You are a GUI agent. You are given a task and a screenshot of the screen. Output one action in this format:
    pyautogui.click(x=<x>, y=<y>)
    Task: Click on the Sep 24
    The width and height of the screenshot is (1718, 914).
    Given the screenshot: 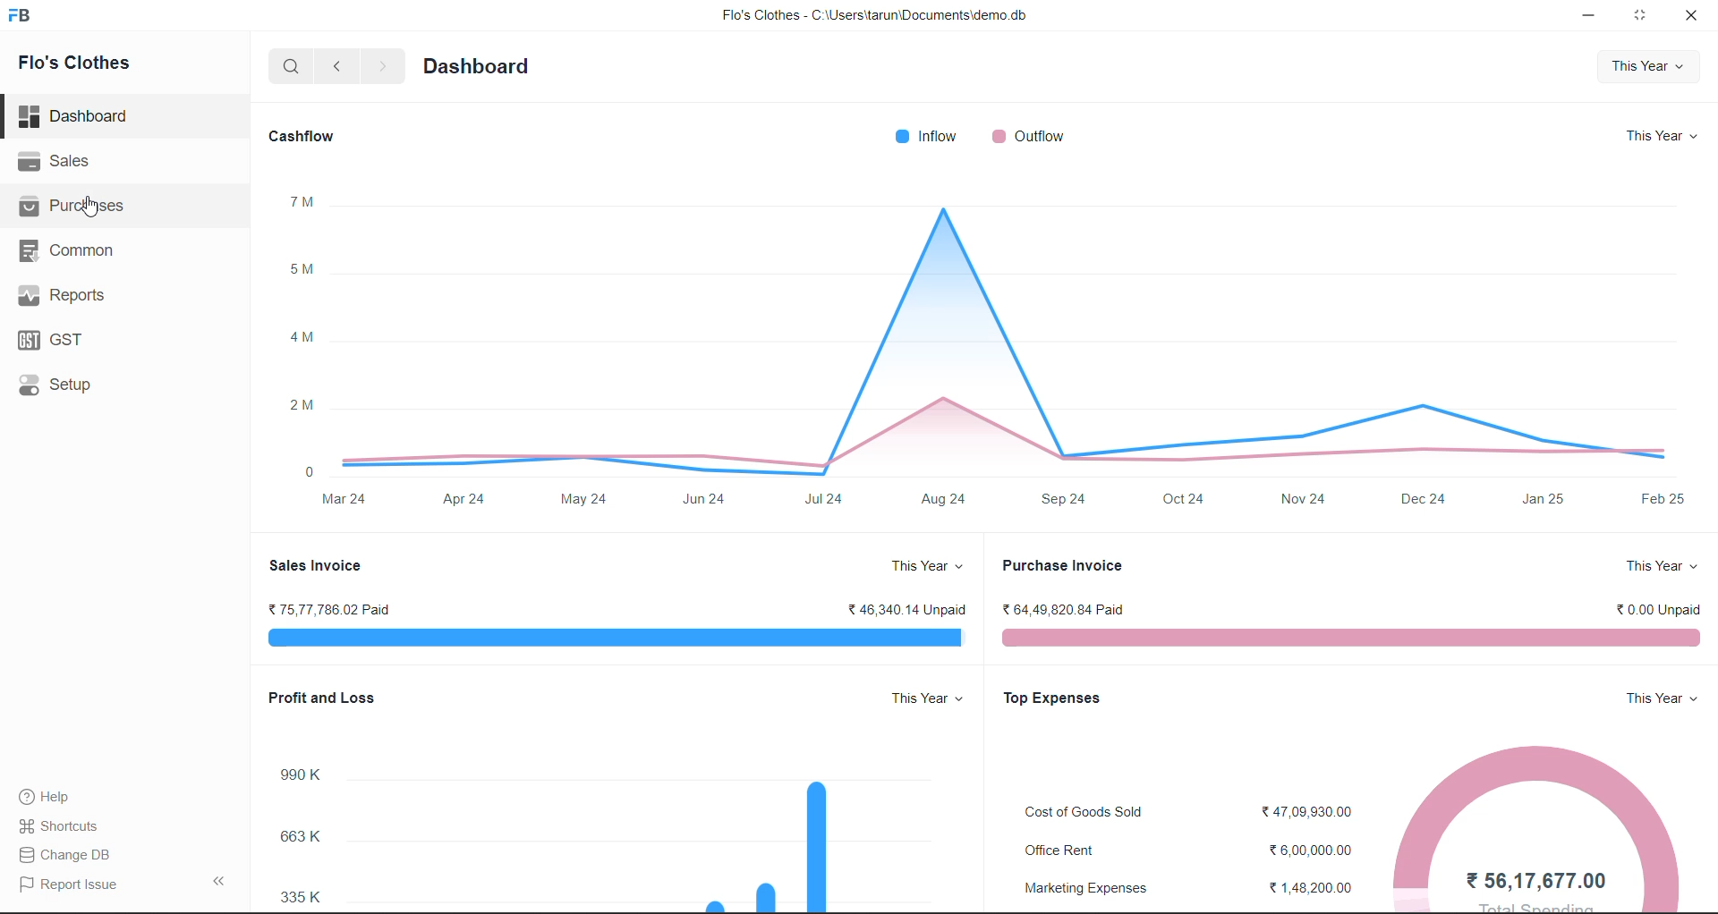 What is the action you would take?
    pyautogui.click(x=1069, y=500)
    